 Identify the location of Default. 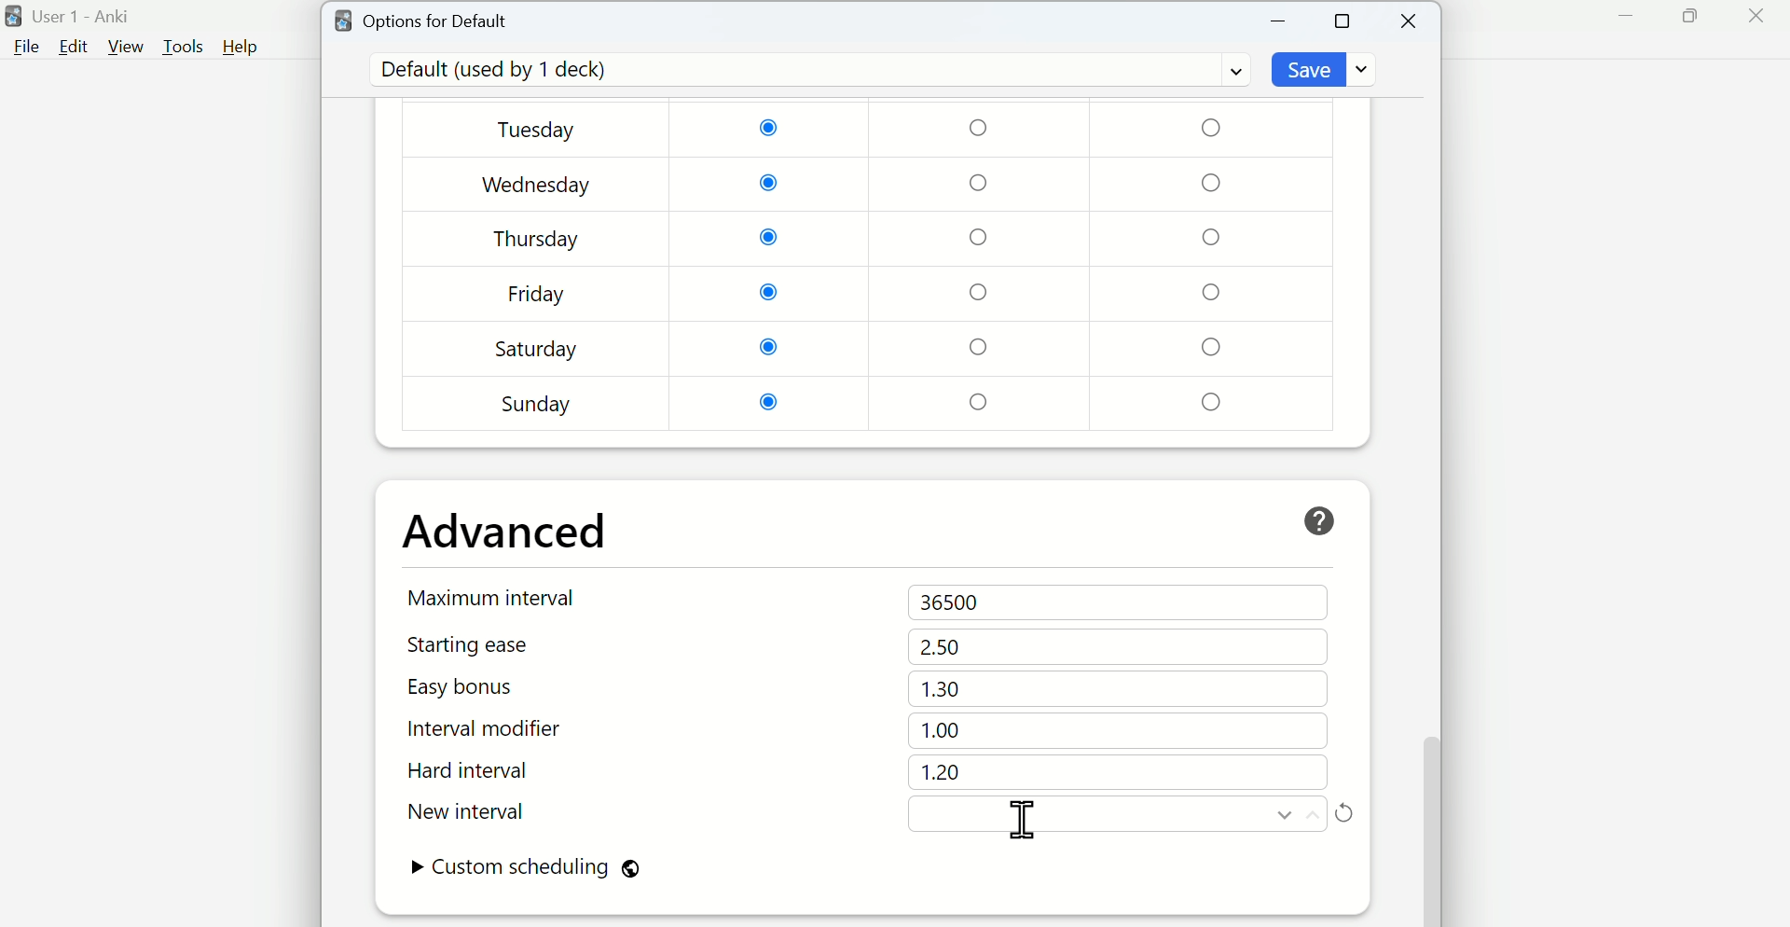
(806, 70).